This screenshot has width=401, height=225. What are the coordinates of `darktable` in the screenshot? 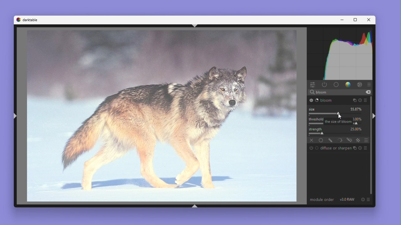 It's located at (32, 20).